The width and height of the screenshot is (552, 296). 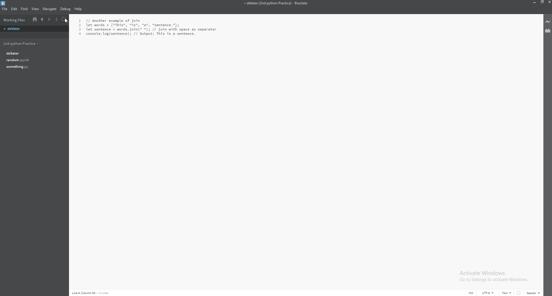 What do you see at coordinates (14, 20) in the screenshot?
I see `working files` at bounding box center [14, 20].